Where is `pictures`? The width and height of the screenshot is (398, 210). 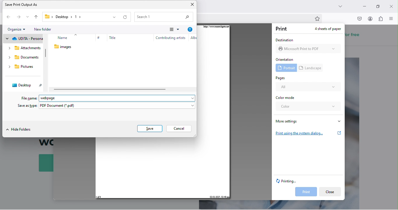 pictures is located at coordinates (26, 39).